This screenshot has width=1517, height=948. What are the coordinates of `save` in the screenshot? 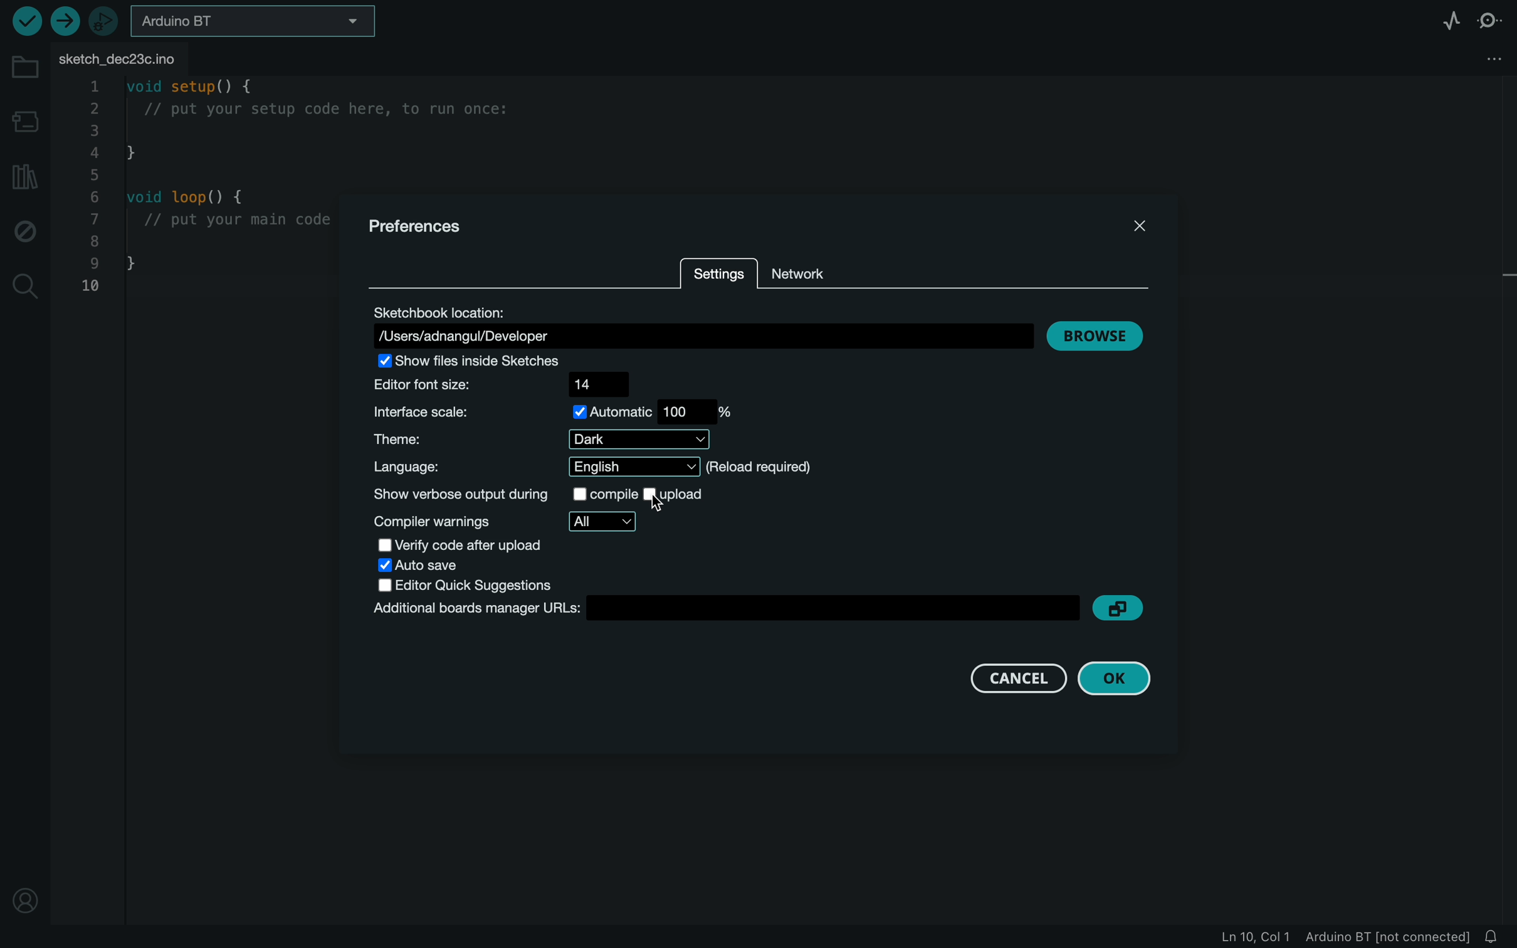 It's located at (419, 564).